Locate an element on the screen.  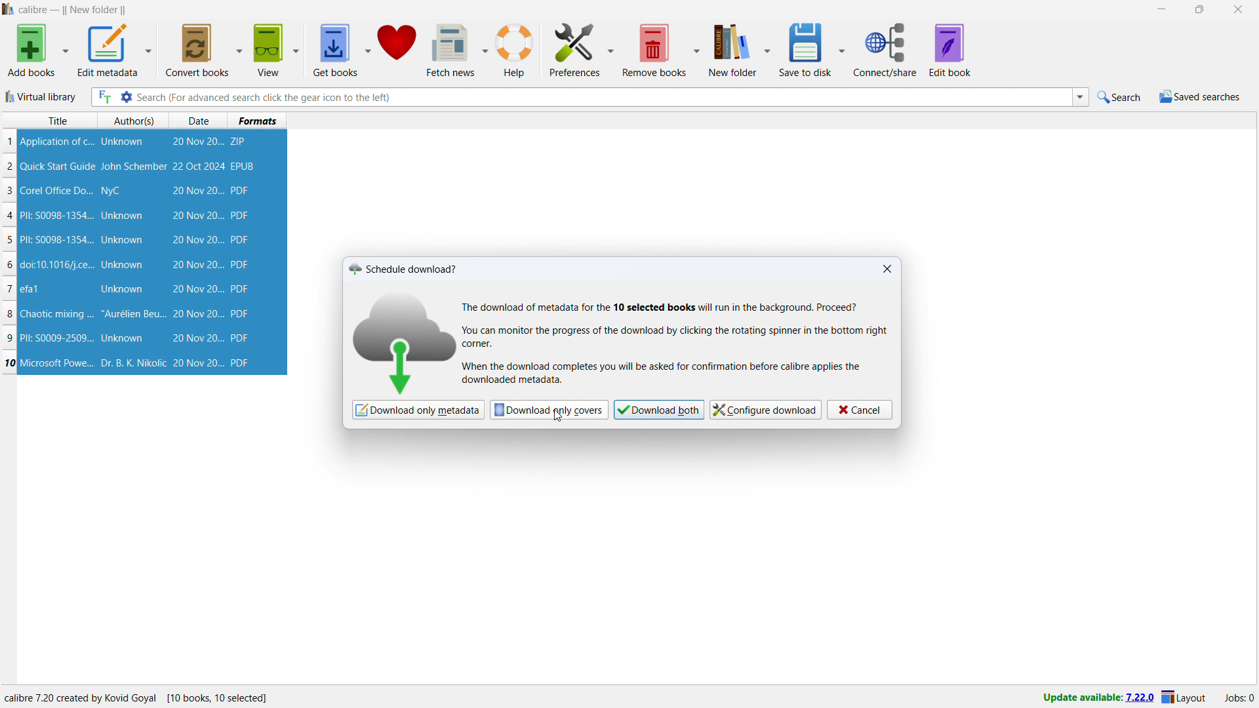
PDF is located at coordinates (242, 338).